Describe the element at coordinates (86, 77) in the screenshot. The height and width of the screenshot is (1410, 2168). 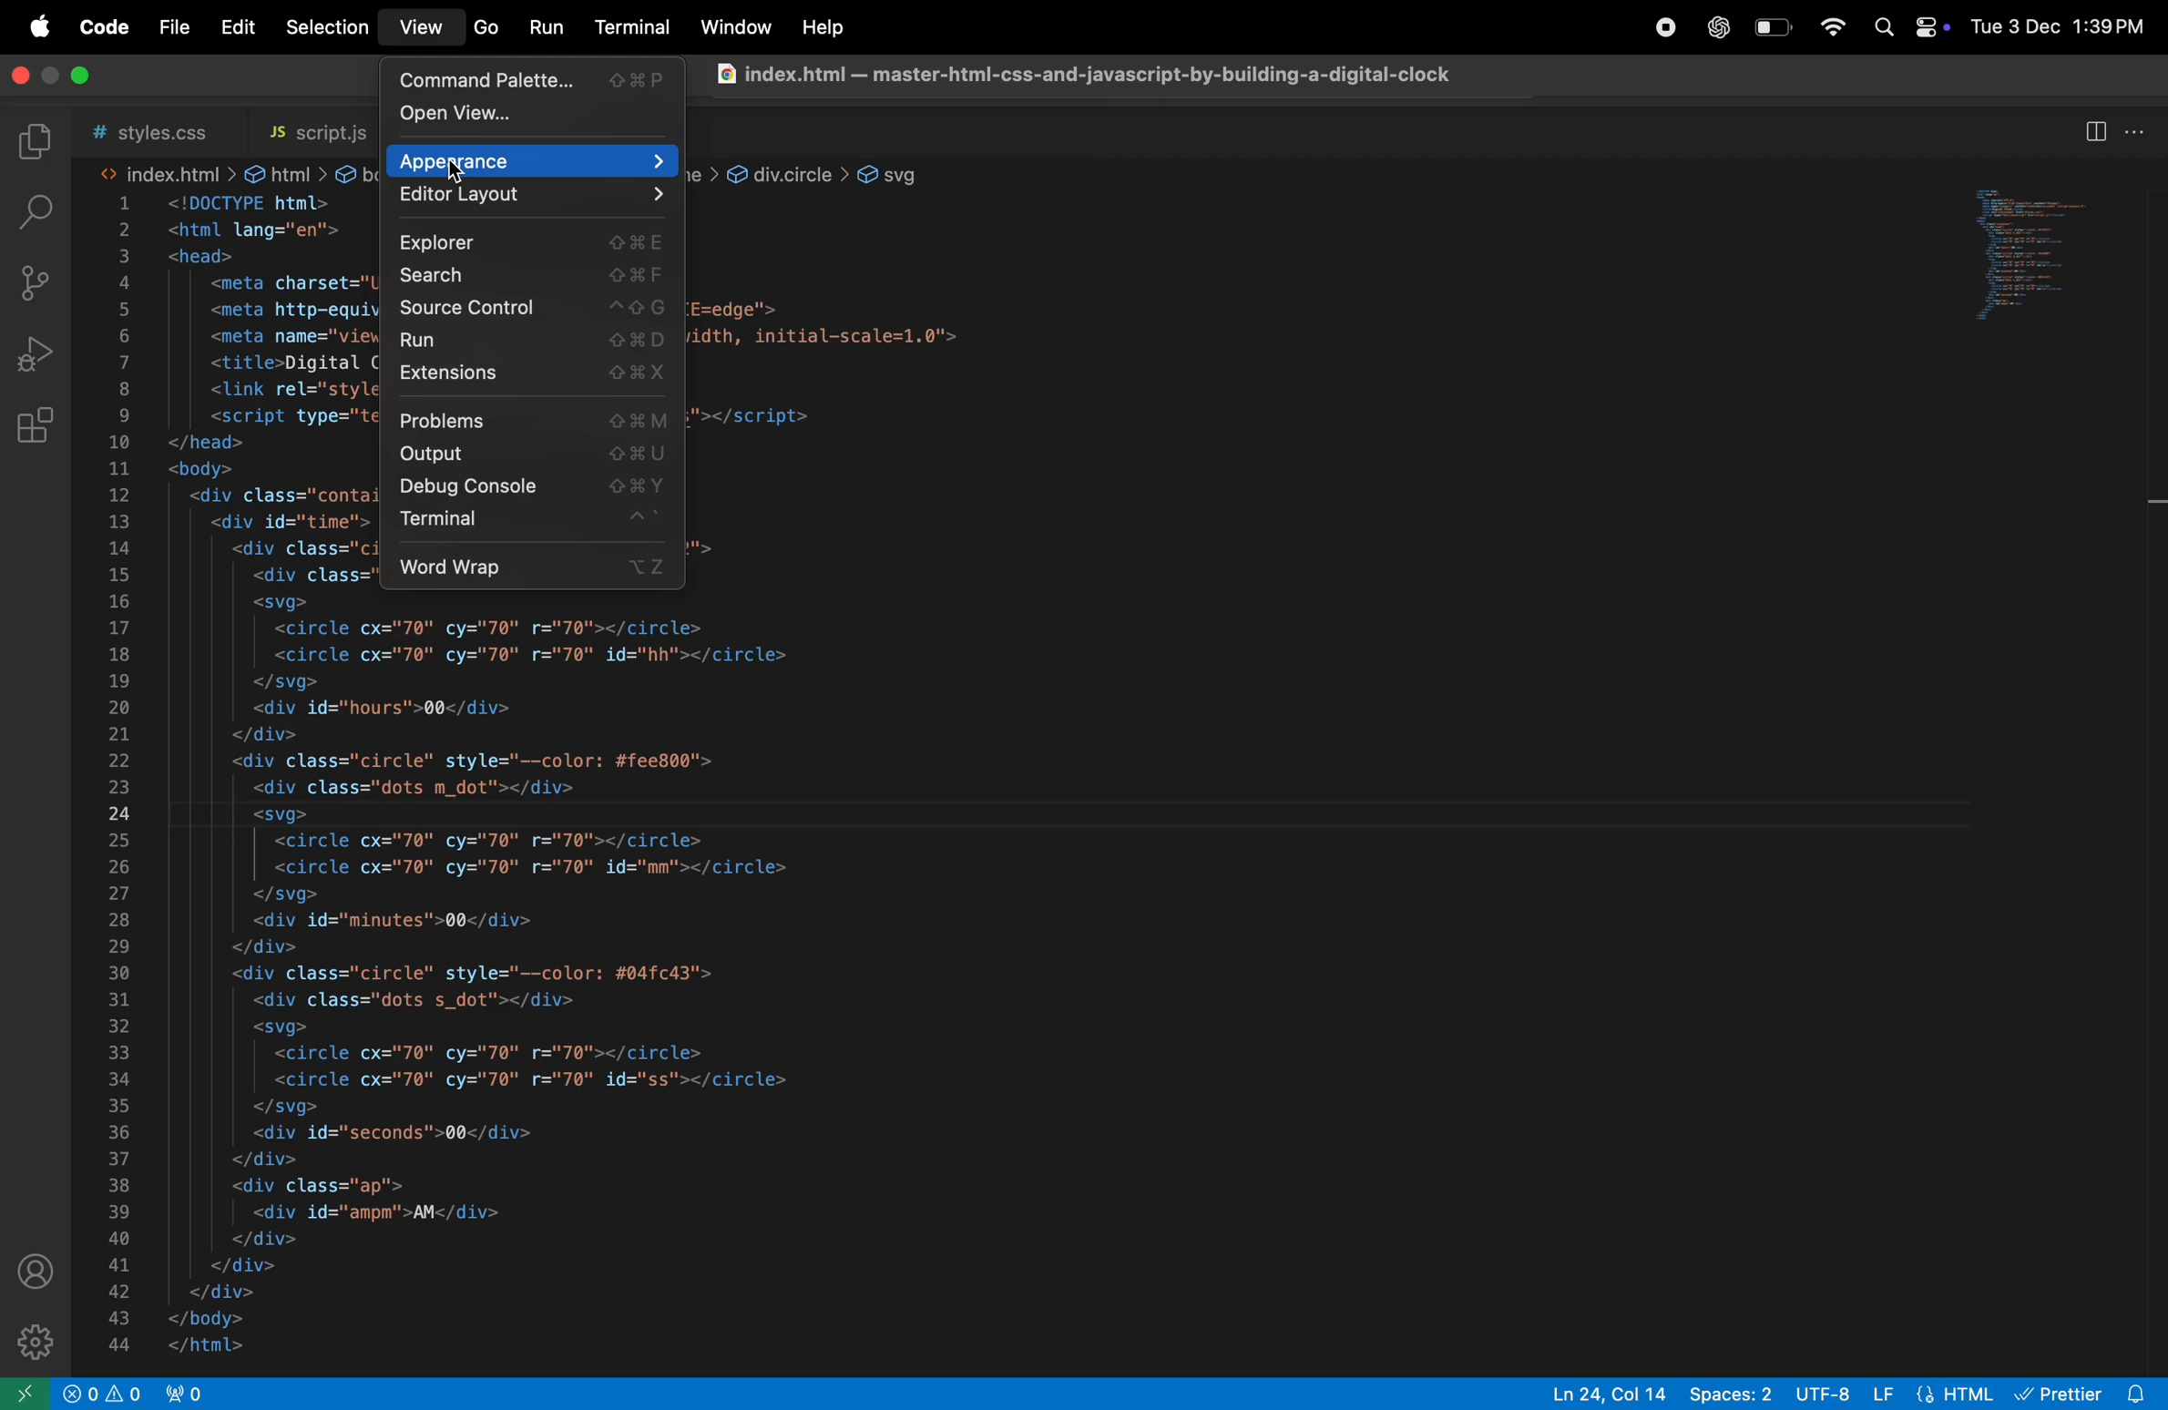
I see `maximize` at that location.